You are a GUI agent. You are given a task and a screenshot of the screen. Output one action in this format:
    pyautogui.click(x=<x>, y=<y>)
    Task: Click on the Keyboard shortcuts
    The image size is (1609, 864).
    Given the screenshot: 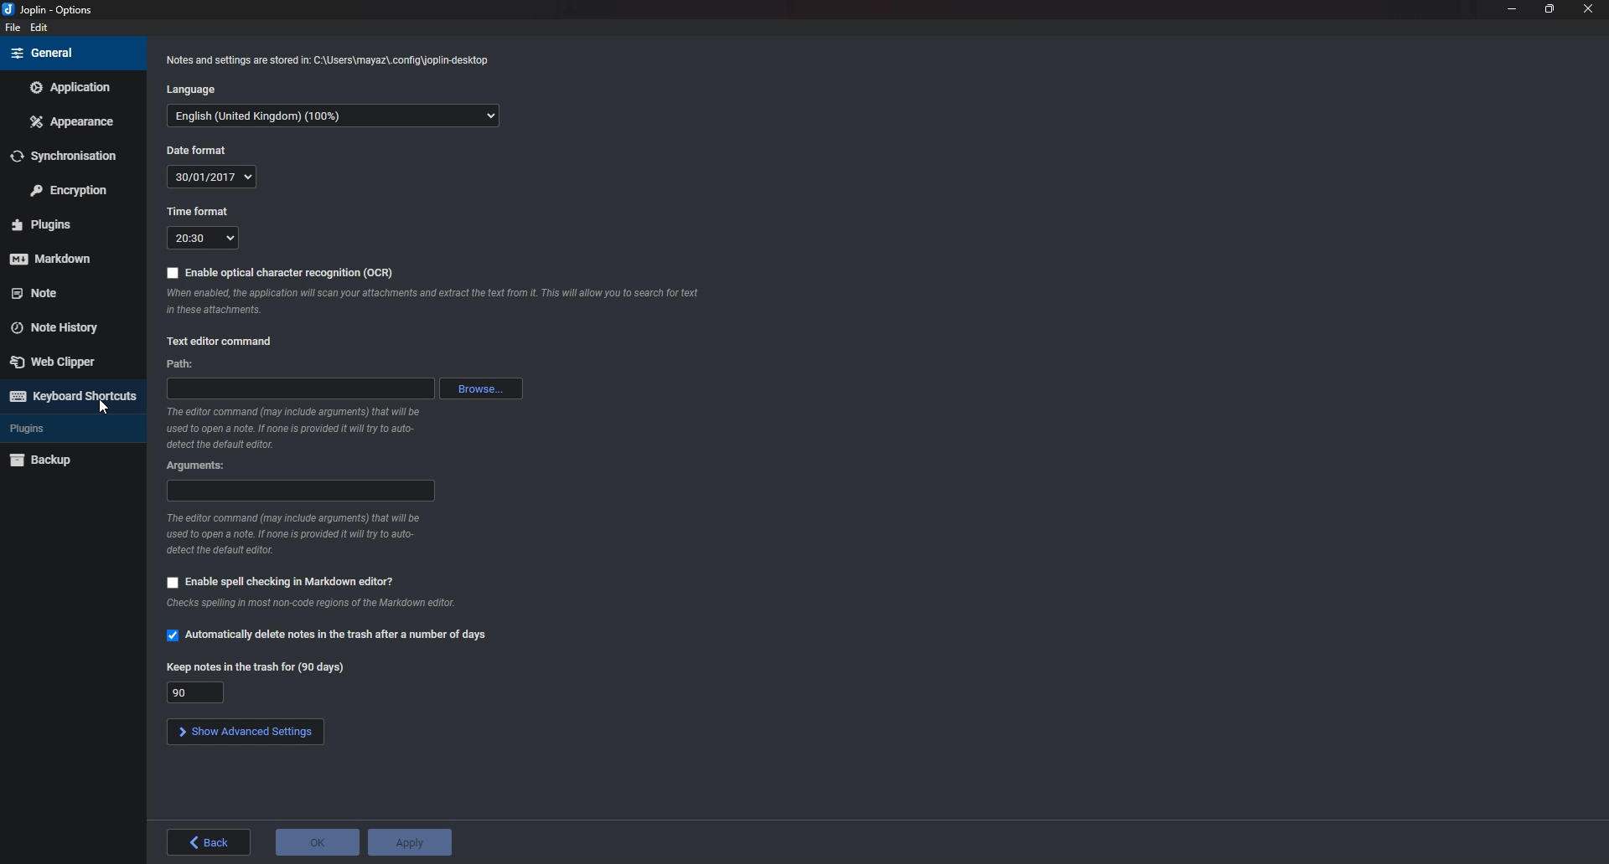 What is the action you would take?
    pyautogui.click(x=70, y=396)
    